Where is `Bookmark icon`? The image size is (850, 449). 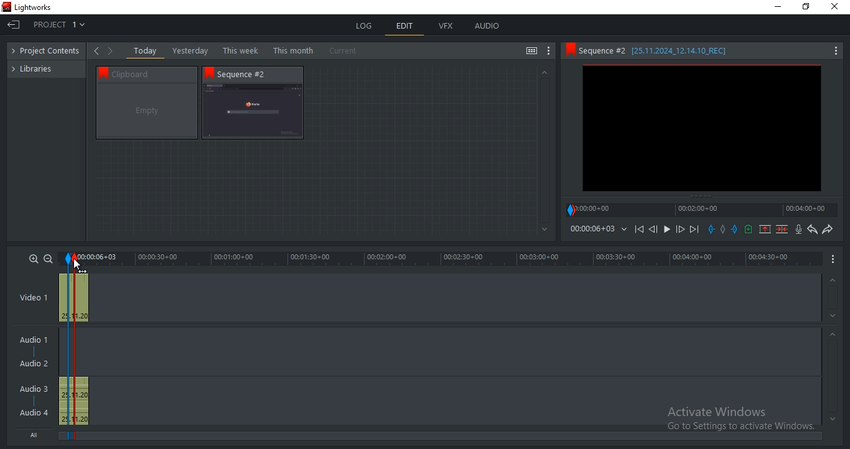
Bookmark icon is located at coordinates (569, 50).